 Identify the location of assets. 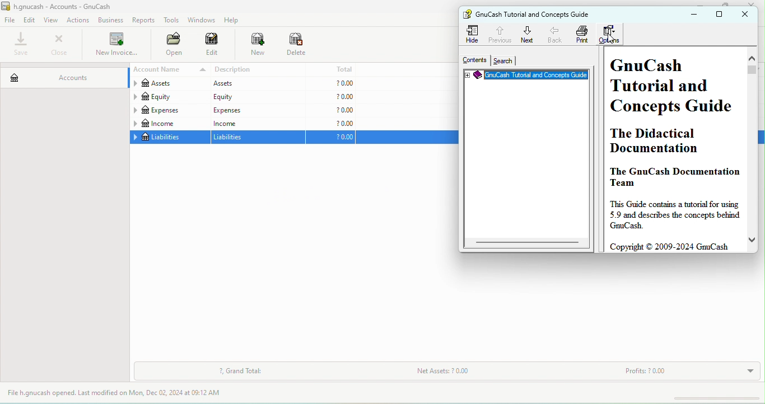
(255, 84).